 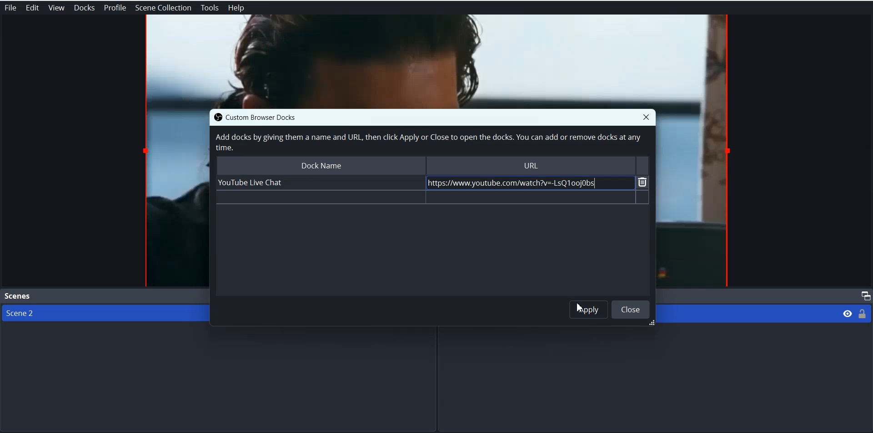 What do you see at coordinates (526, 182) in the screenshot?
I see `https://www.youtube.com/watch?v=-sQ100j0bs]|` at bounding box center [526, 182].